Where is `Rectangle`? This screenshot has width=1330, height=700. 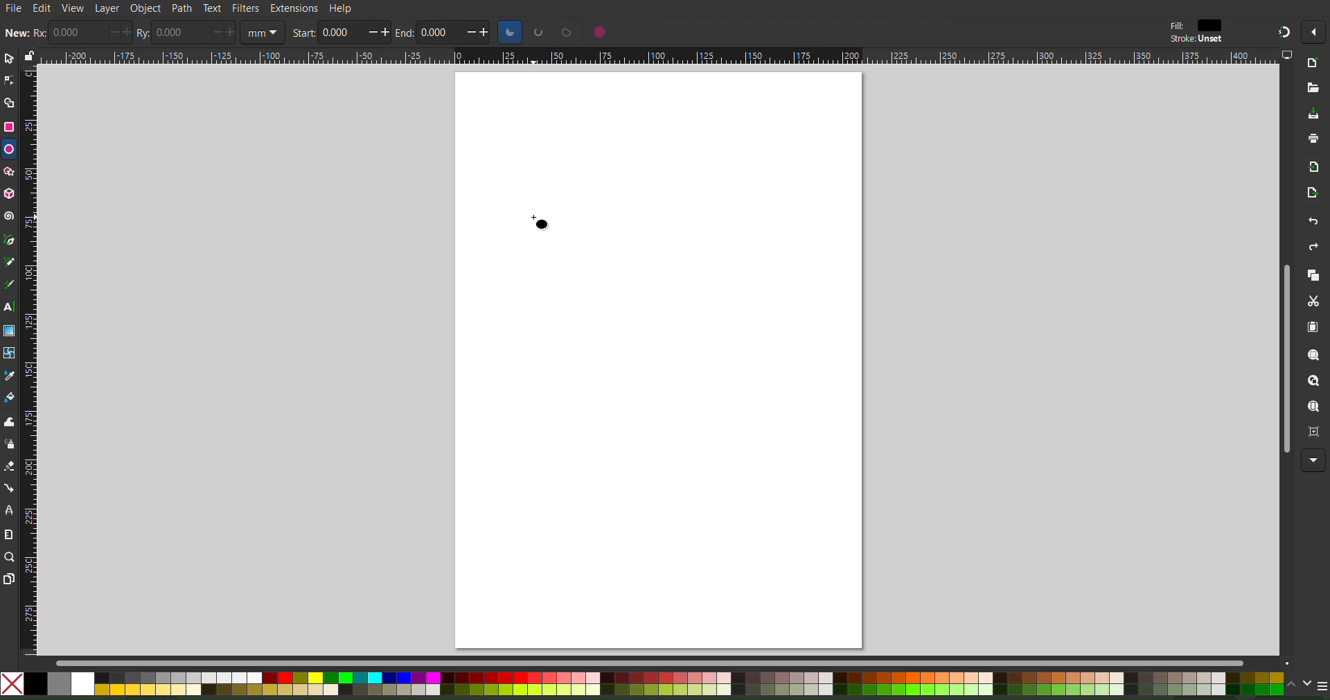
Rectangle is located at coordinates (10, 127).